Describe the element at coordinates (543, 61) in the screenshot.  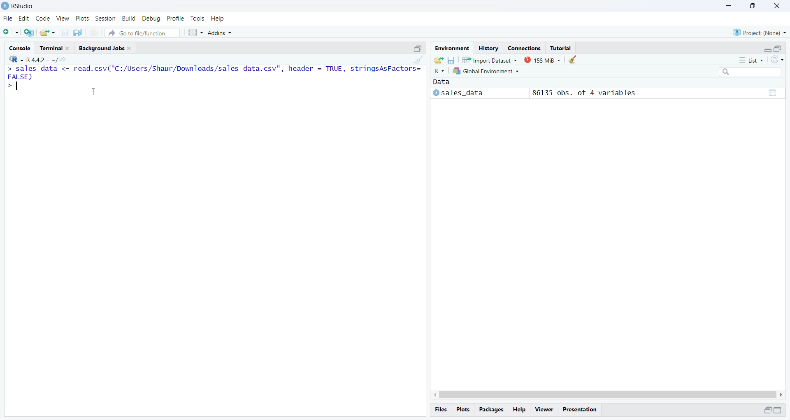
I see `133  MB used by R session` at that location.